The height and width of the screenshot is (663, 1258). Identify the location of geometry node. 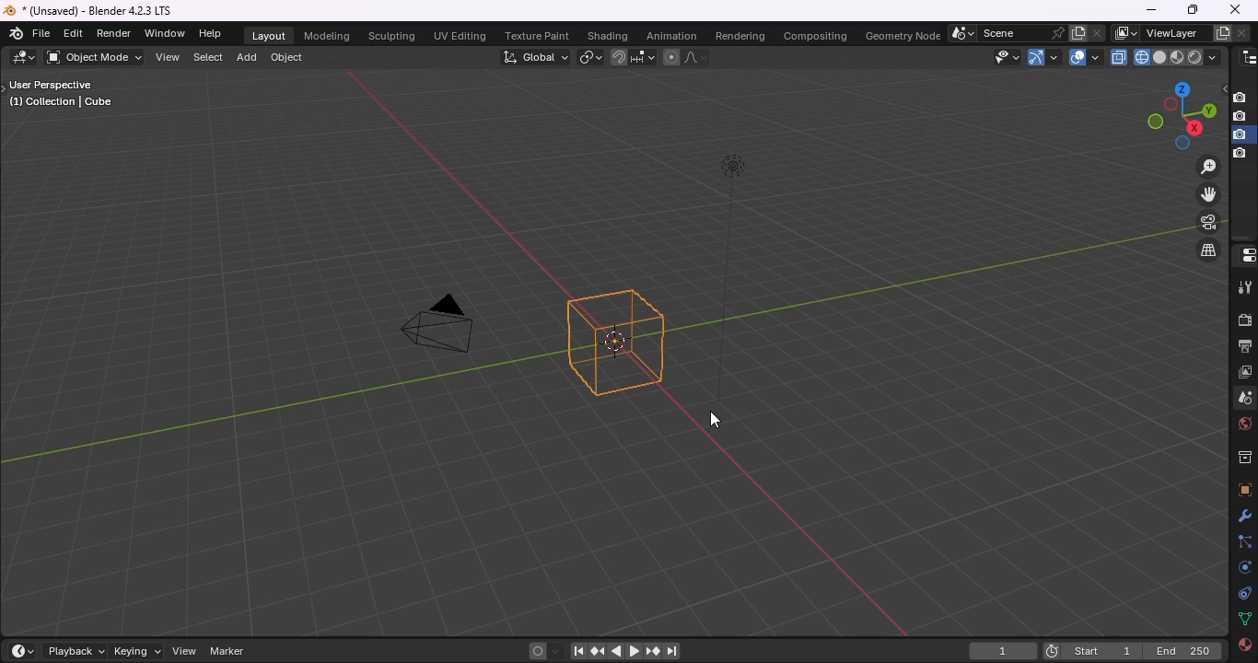
(903, 37).